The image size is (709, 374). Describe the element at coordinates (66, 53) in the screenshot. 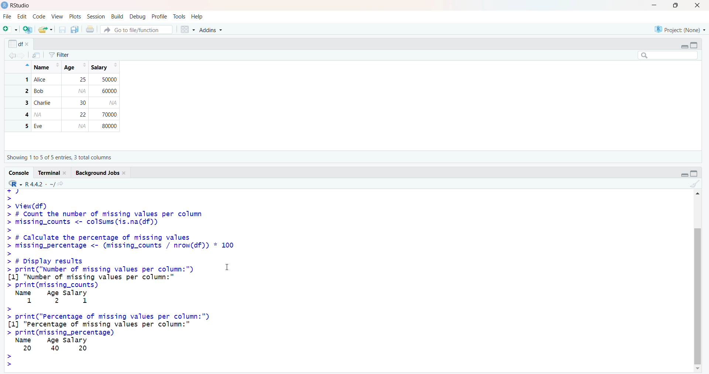

I see `Filter` at that location.